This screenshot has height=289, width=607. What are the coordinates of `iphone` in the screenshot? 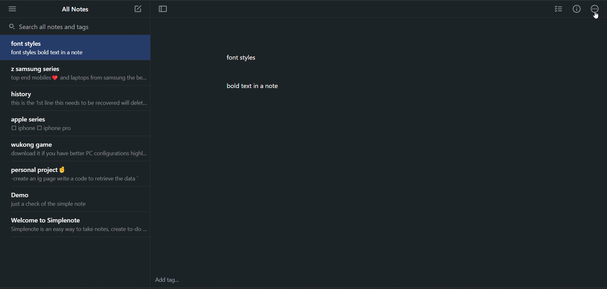 It's located at (27, 128).